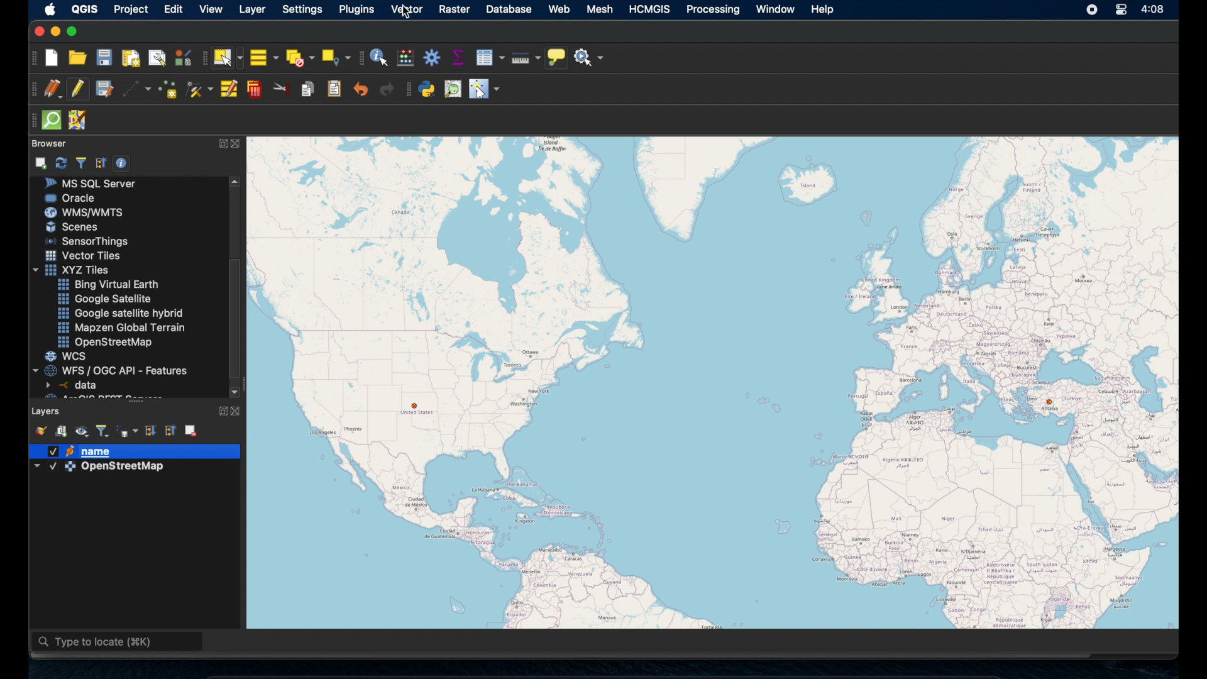 The height and width of the screenshot is (679, 1207). What do you see at coordinates (1118, 9) in the screenshot?
I see `control center` at bounding box center [1118, 9].